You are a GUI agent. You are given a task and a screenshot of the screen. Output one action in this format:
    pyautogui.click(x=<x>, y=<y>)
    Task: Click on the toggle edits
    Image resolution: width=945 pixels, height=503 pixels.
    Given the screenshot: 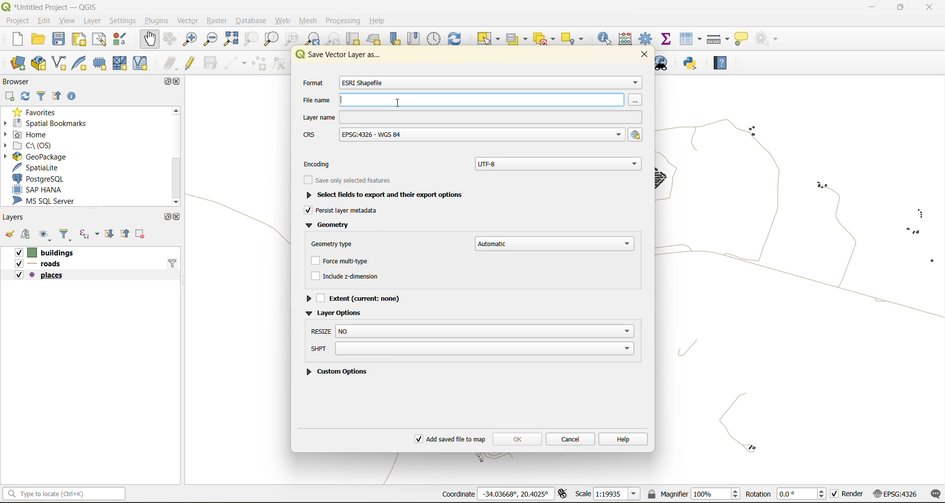 What is the action you would take?
    pyautogui.click(x=193, y=62)
    